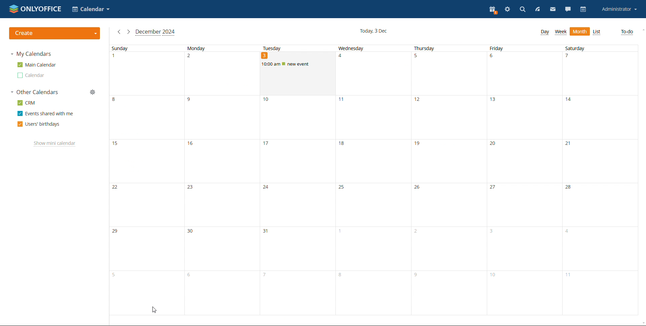 The width and height of the screenshot is (646, 326). What do you see at coordinates (448, 248) in the screenshot?
I see `2` at bounding box center [448, 248].